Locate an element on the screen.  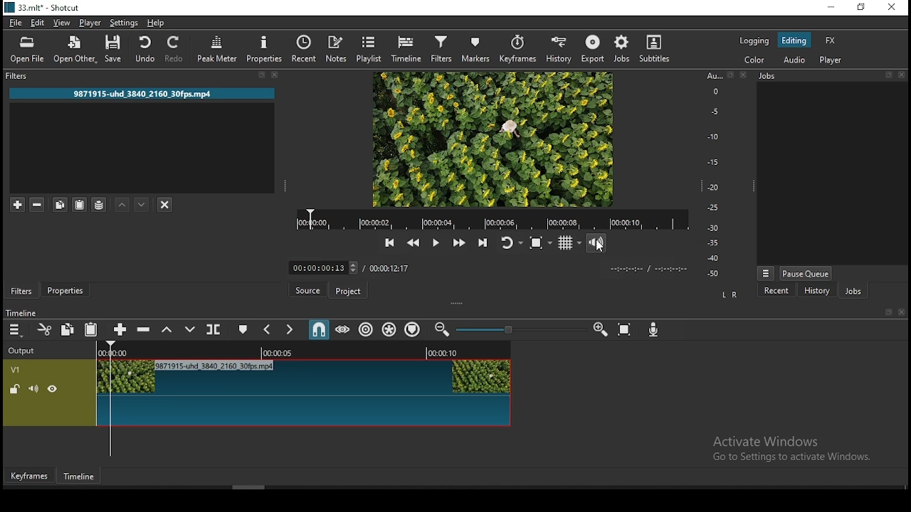
filters is located at coordinates (19, 78).